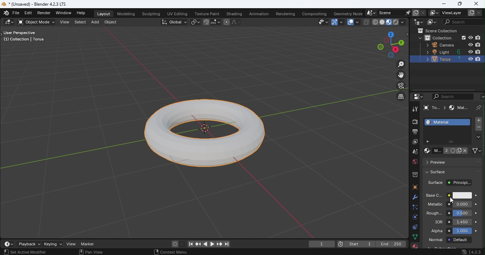 The width and height of the screenshot is (485, 255). What do you see at coordinates (285, 13) in the screenshot?
I see `Rendering` at bounding box center [285, 13].